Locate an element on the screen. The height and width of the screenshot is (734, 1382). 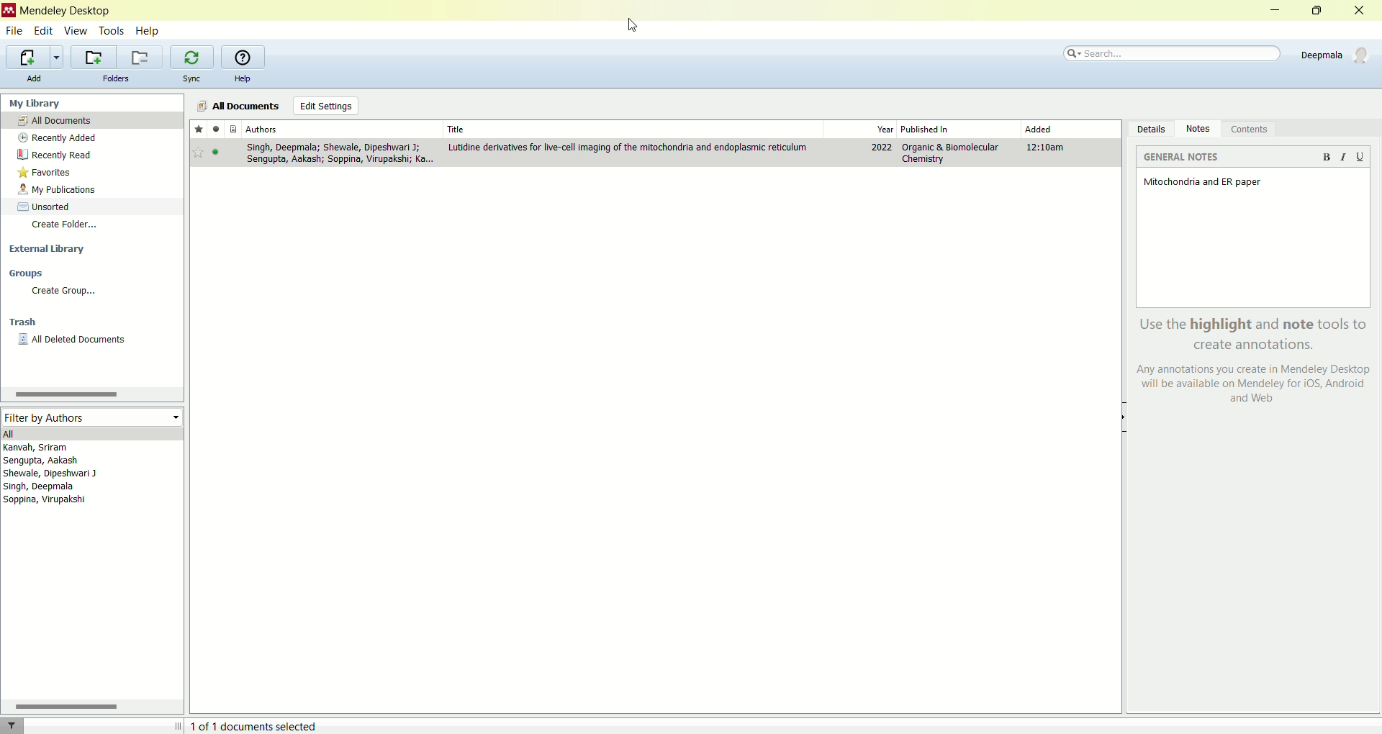
all documnets is located at coordinates (239, 105).